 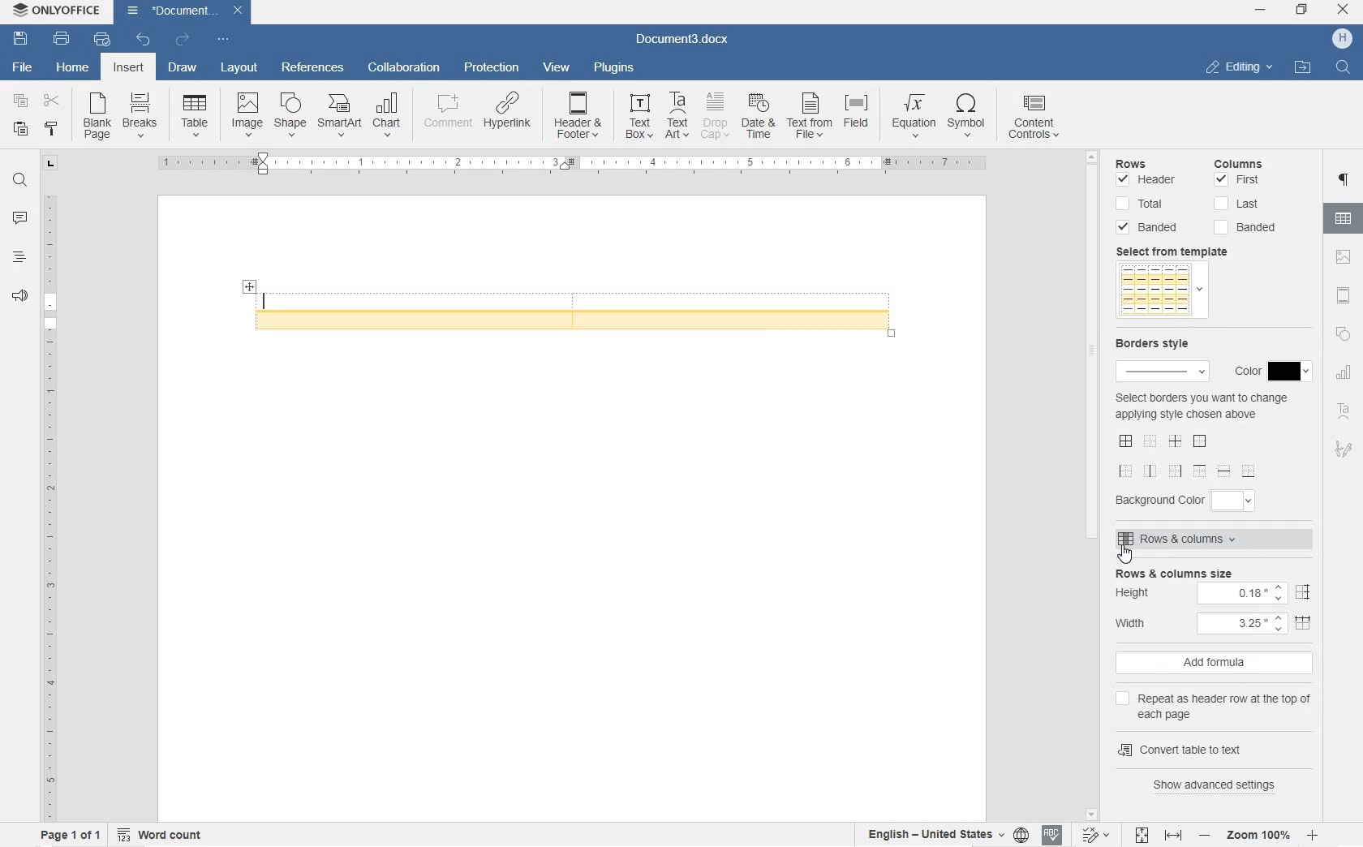 What do you see at coordinates (860, 116) in the screenshot?
I see `Field` at bounding box center [860, 116].